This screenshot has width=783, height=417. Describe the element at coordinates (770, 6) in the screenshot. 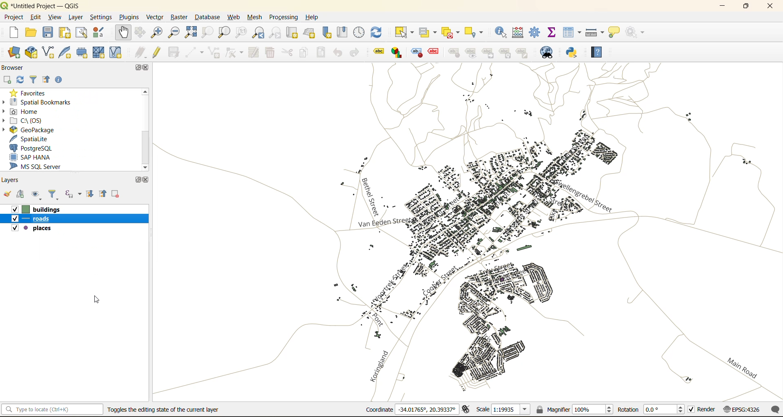

I see `close` at that location.